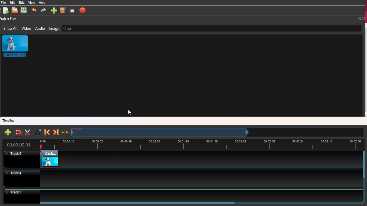 The height and width of the screenshot is (206, 367). Describe the element at coordinates (22, 2) in the screenshot. I see `title` at that location.